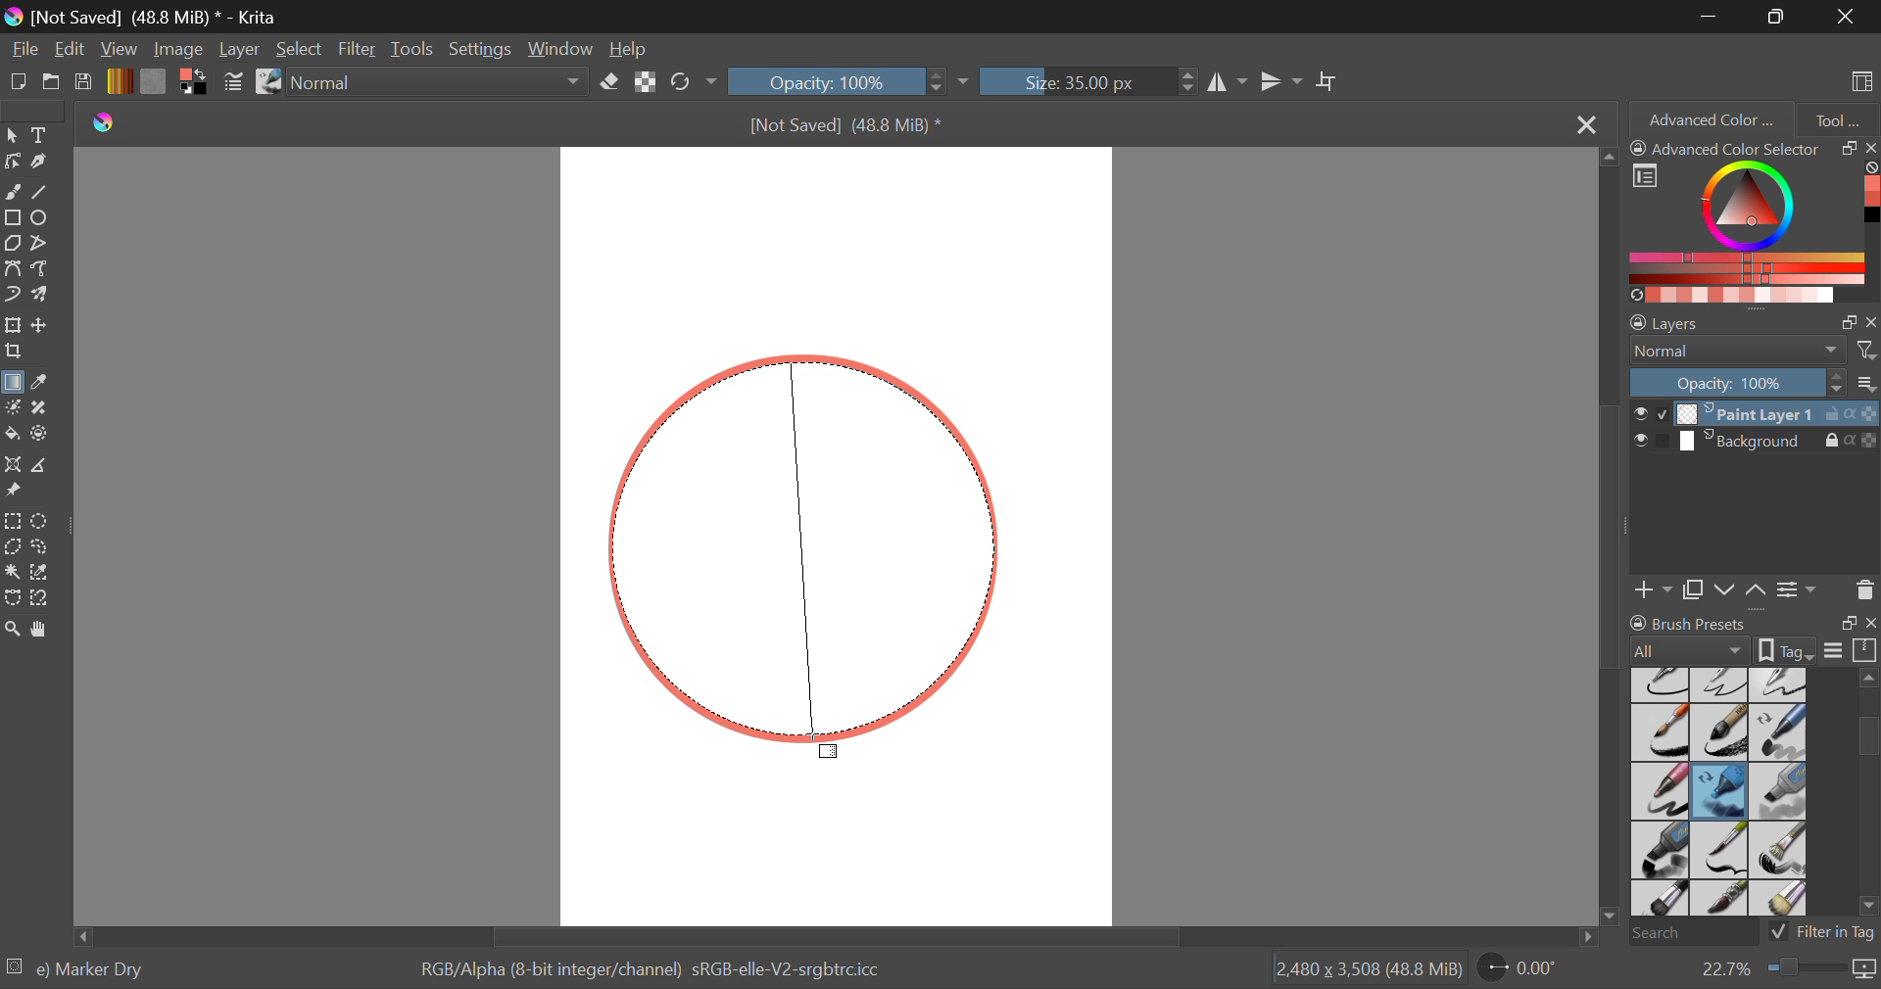 The image size is (1881, 989). Describe the element at coordinates (1722, 900) in the screenshot. I see `Bristles-4 Glaze` at that location.